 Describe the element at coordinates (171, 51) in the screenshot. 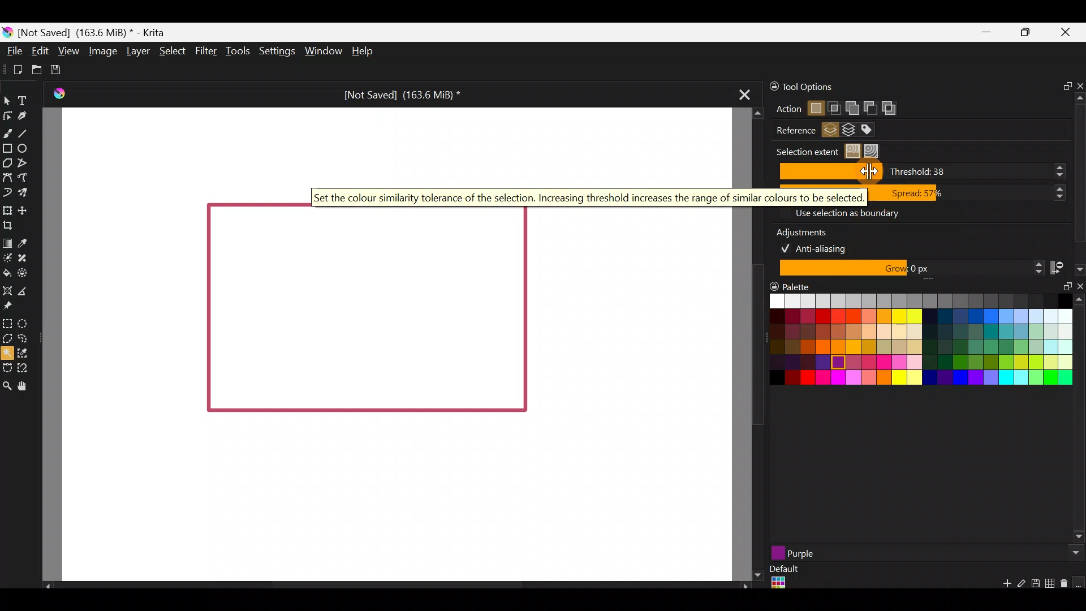

I see `Select` at that location.